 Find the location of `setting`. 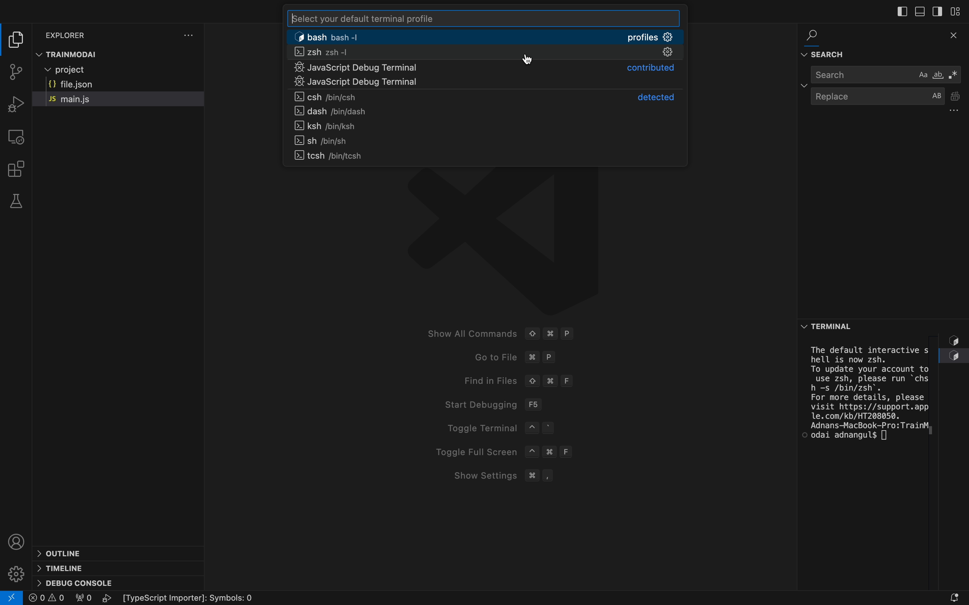

setting is located at coordinates (16, 570).